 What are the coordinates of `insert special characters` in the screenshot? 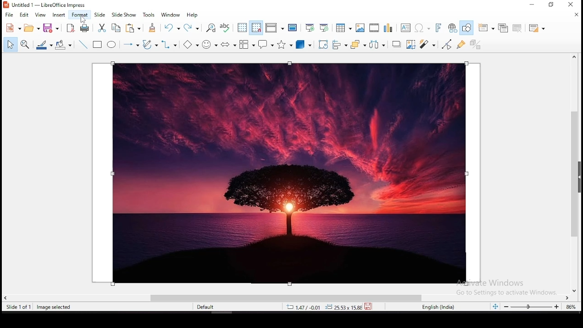 It's located at (421, 28).